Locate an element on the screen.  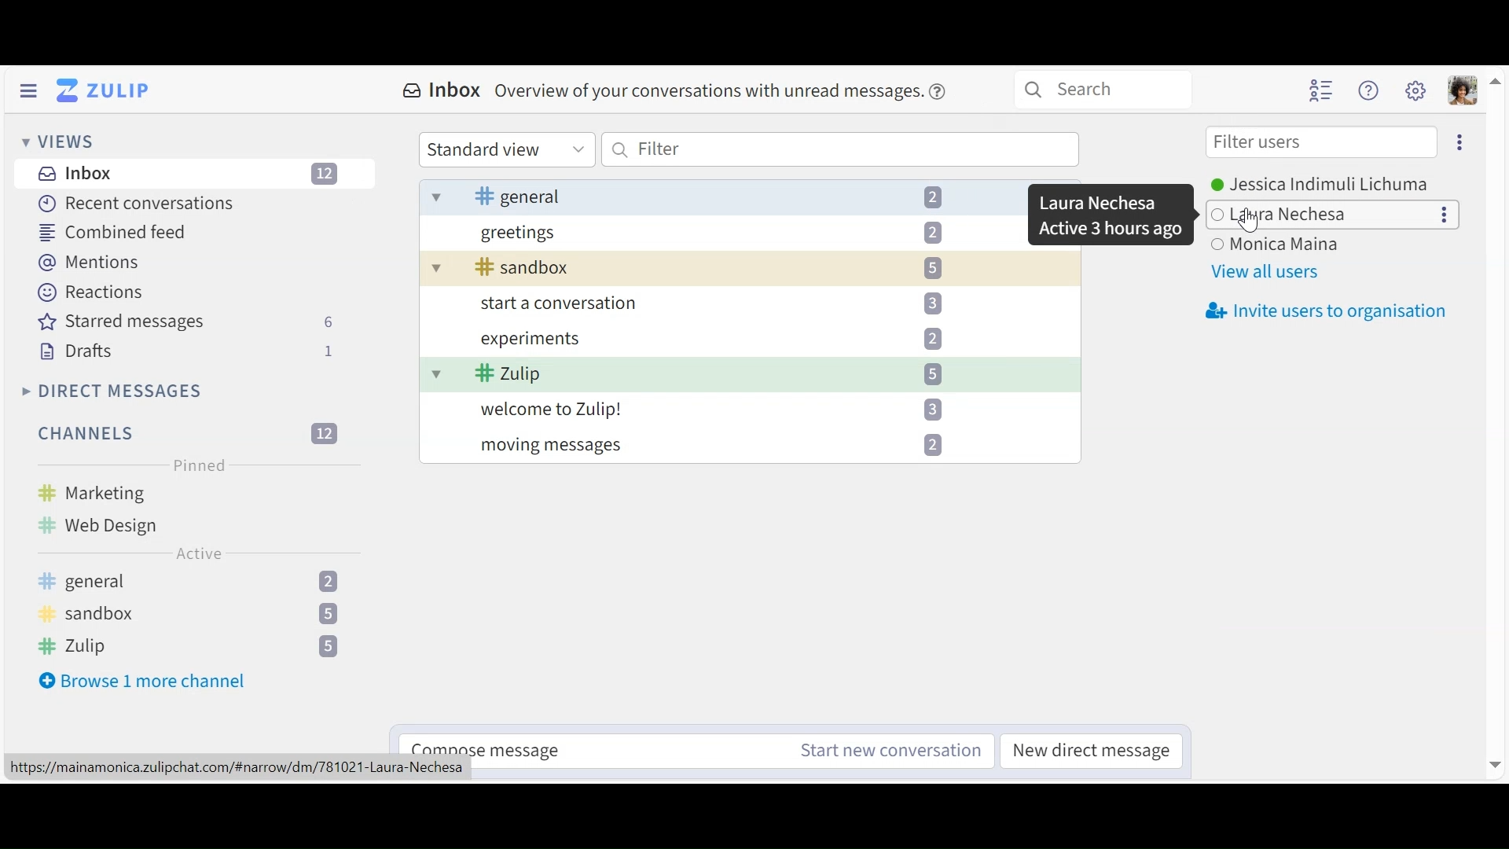
Main menu is located at coordinates (1417, 91).